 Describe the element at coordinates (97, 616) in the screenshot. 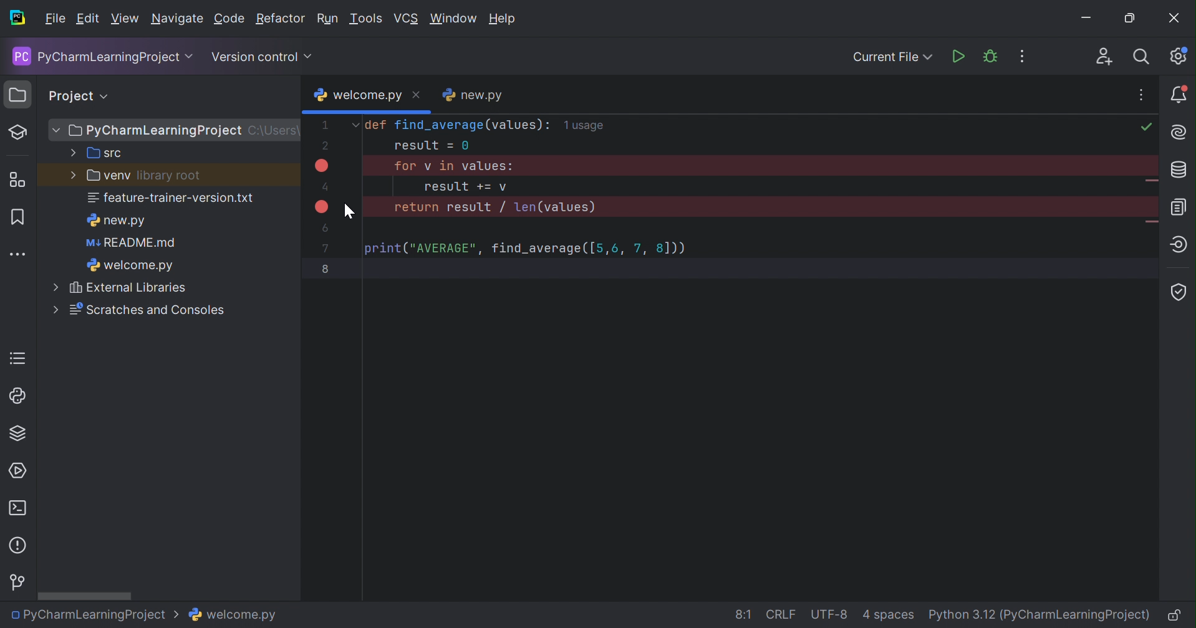

I see `PyCharmLearningProject` at that location.